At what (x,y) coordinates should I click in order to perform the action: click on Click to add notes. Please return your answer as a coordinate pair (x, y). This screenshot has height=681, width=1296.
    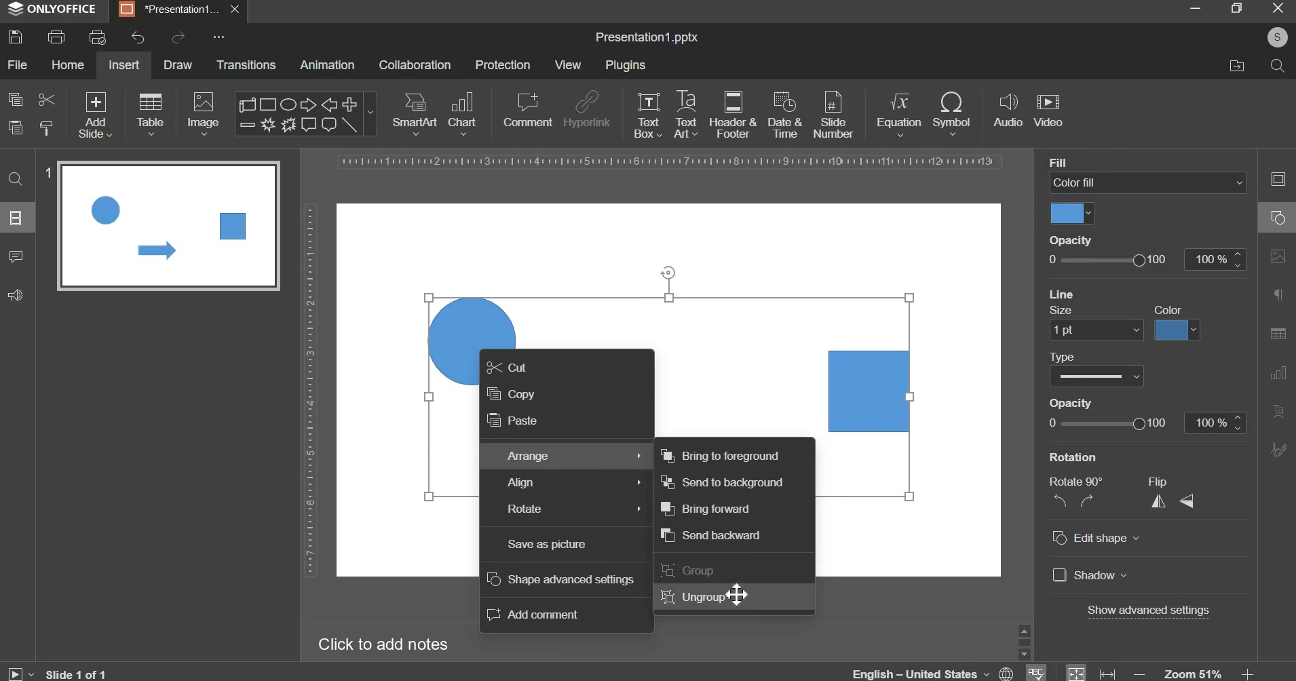
    Looking at the image, I should click on (383, 644).